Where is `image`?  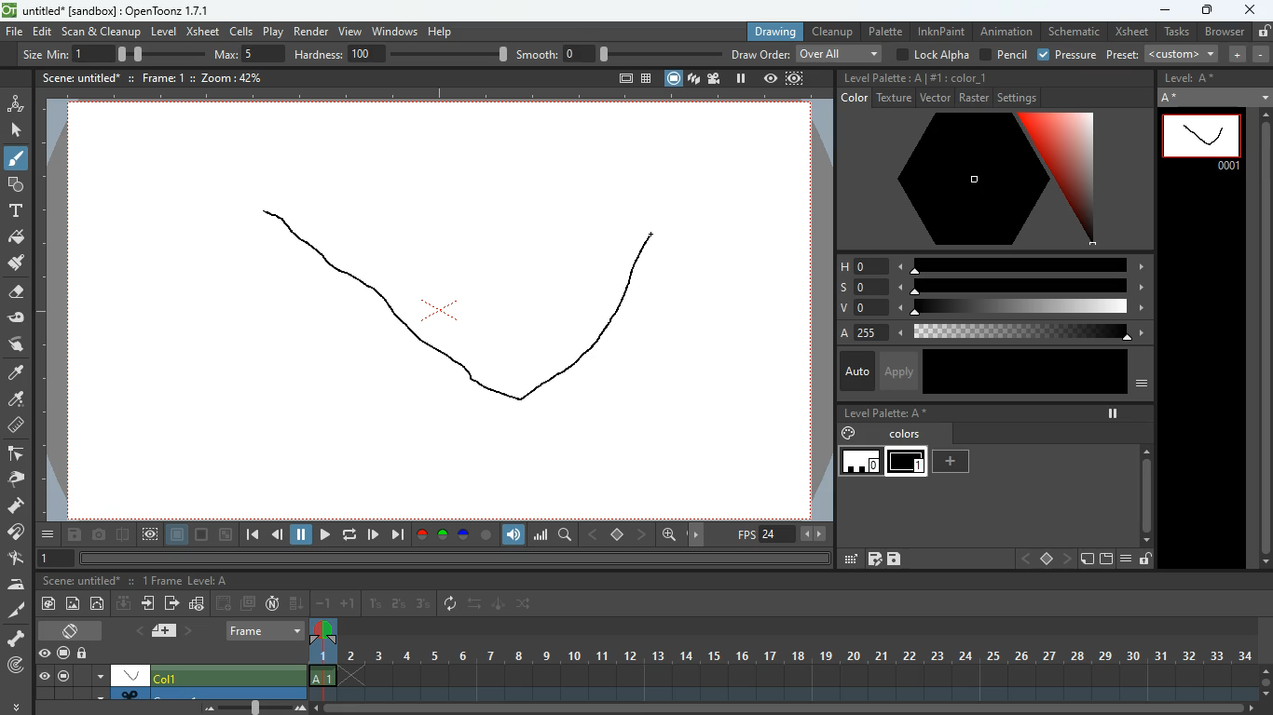
image is located at coordinates (74, 604).